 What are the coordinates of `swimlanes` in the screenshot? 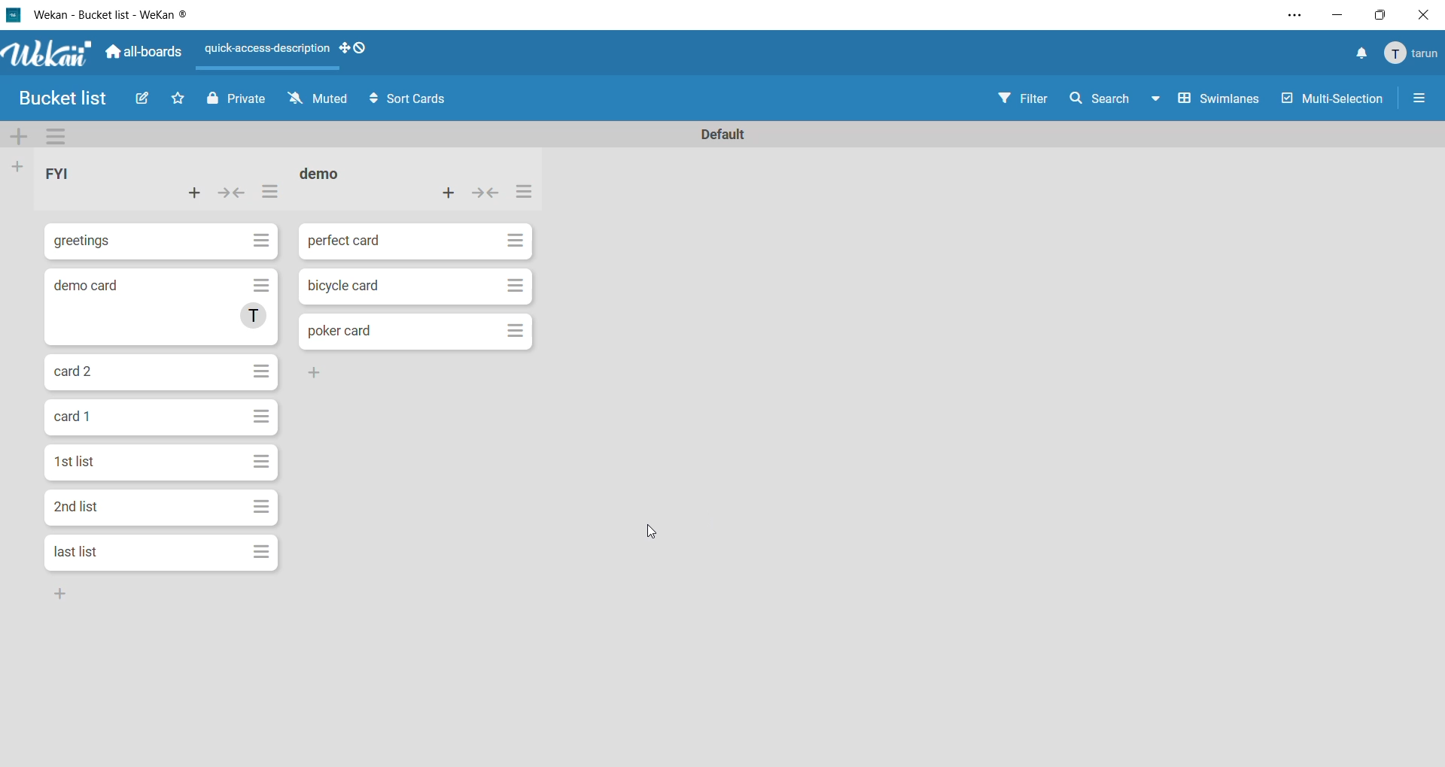 It's located at (1220, 100).